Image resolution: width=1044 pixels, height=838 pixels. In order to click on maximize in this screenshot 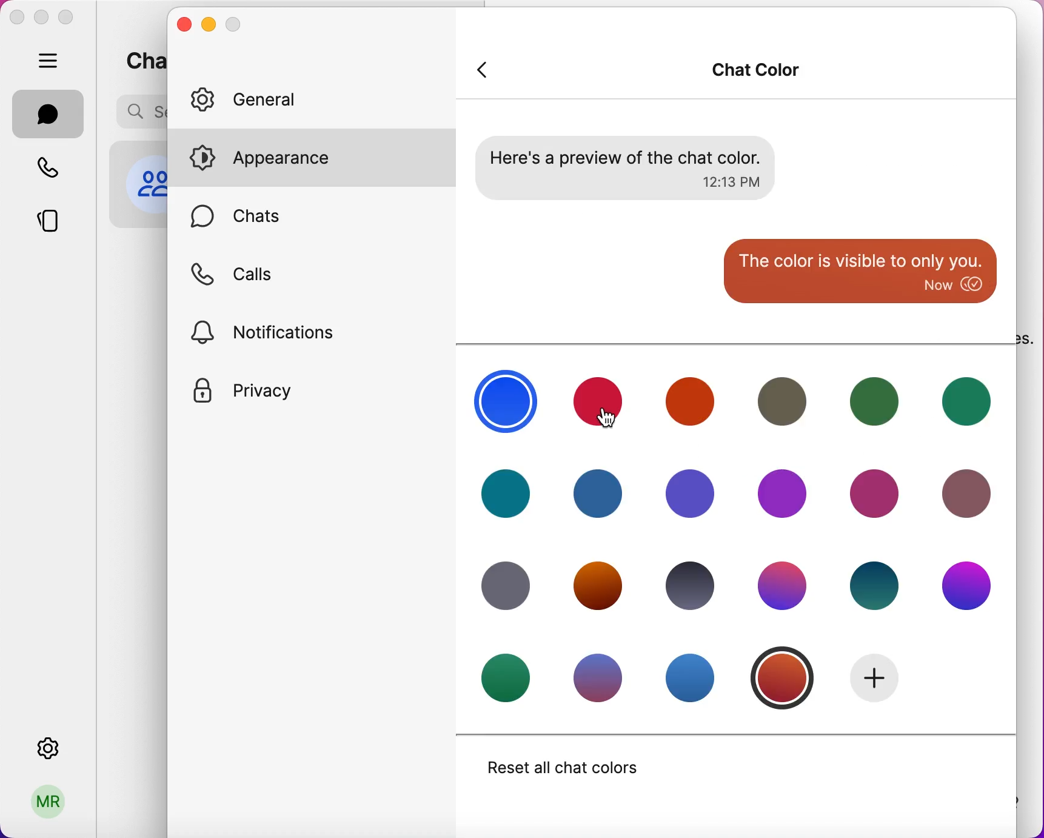, I will do `click(233, 26)`.